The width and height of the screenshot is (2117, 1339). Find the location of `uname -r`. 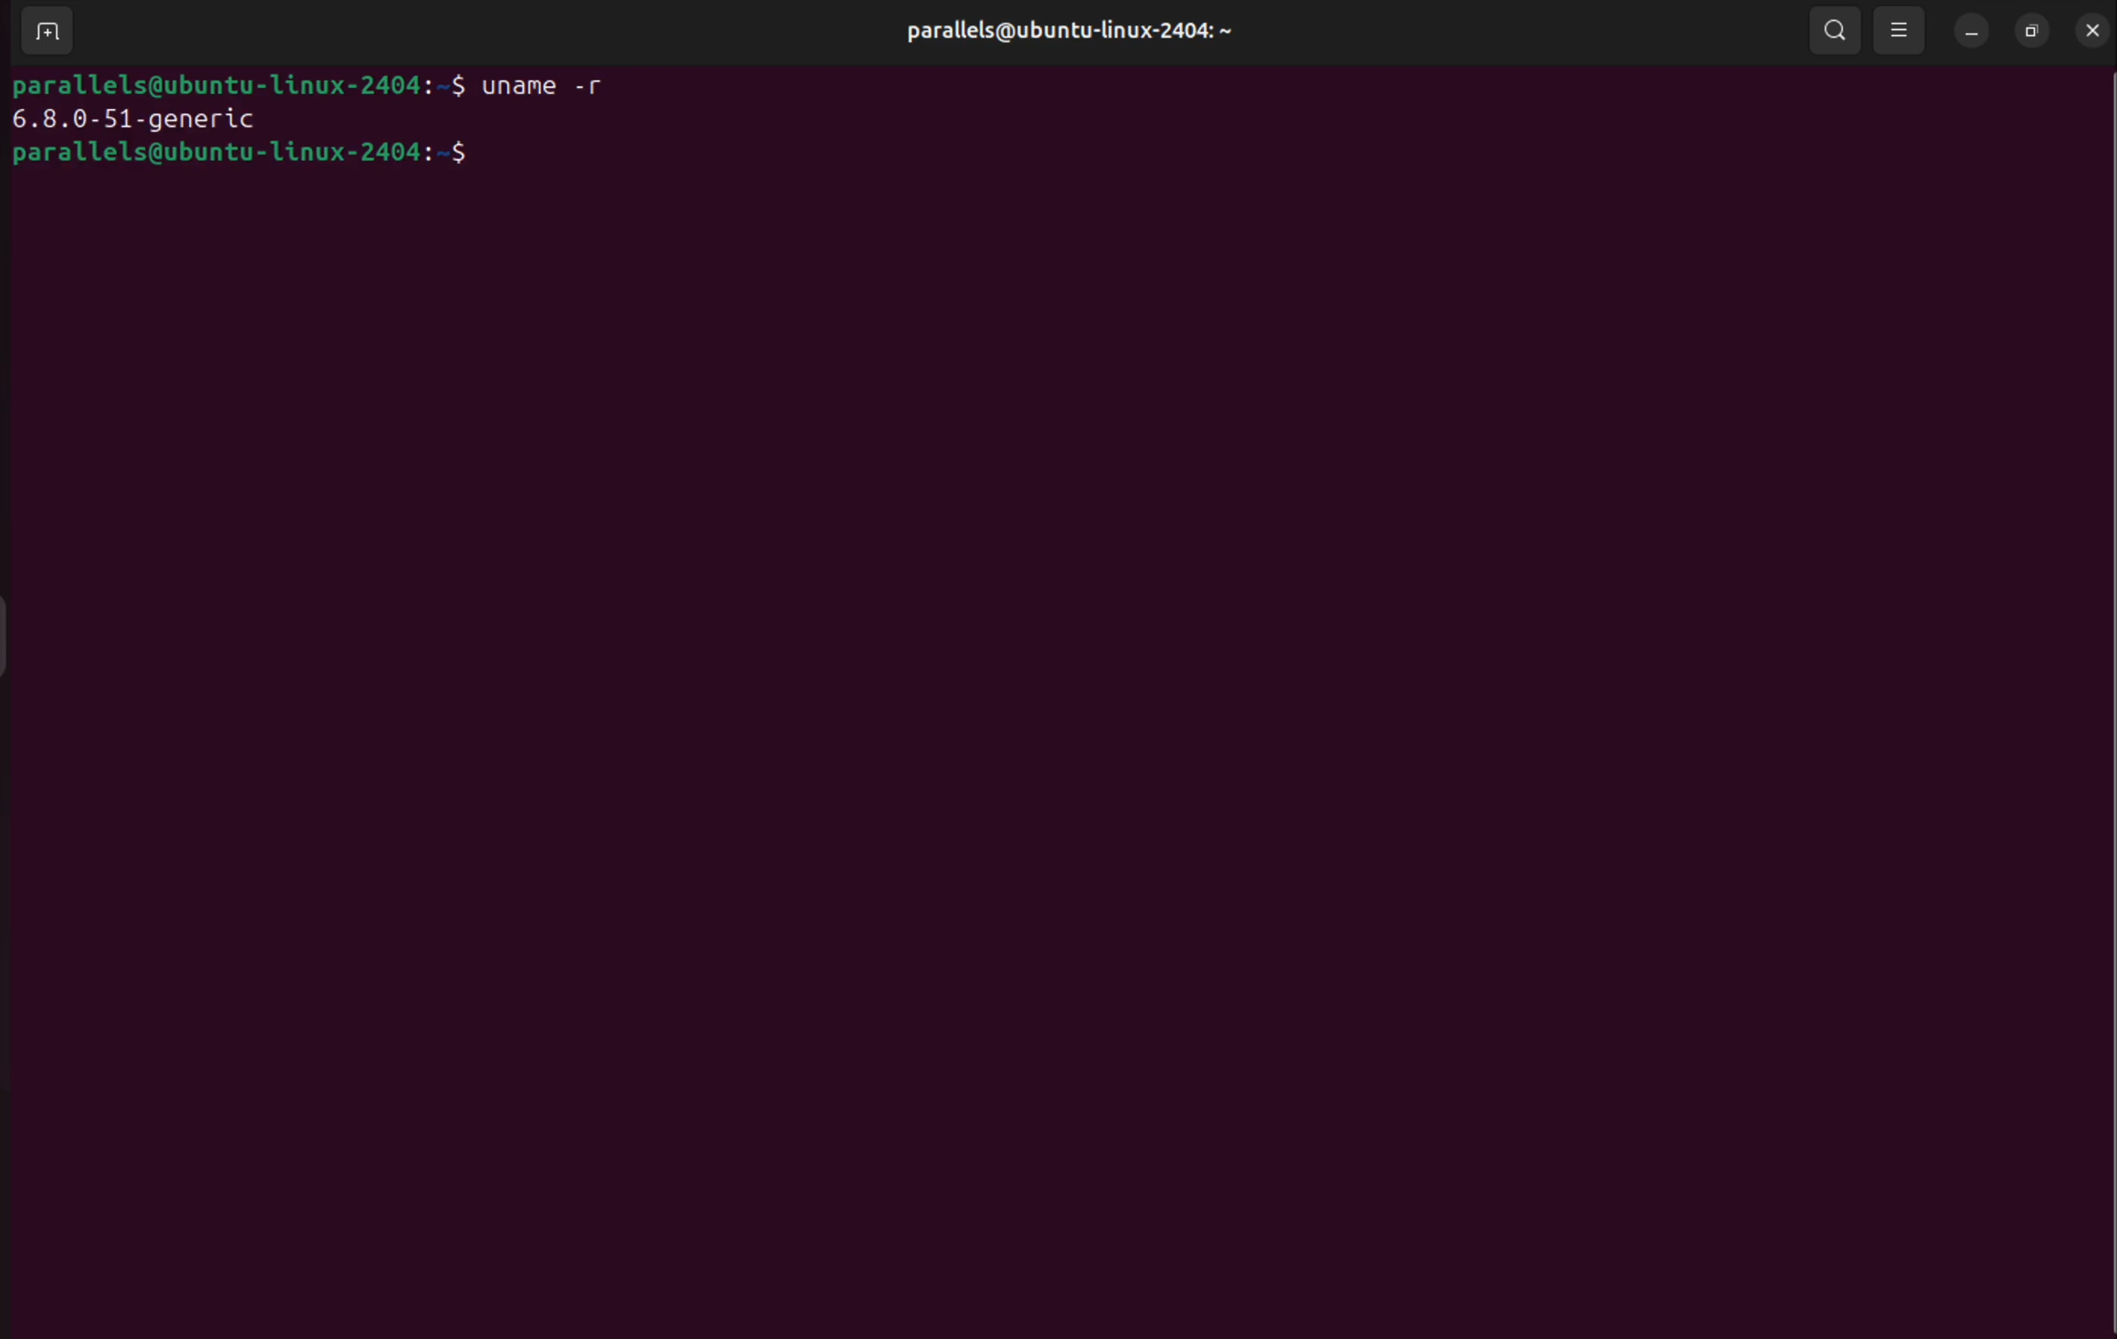

uname -r is located at coordinates (555, 88).